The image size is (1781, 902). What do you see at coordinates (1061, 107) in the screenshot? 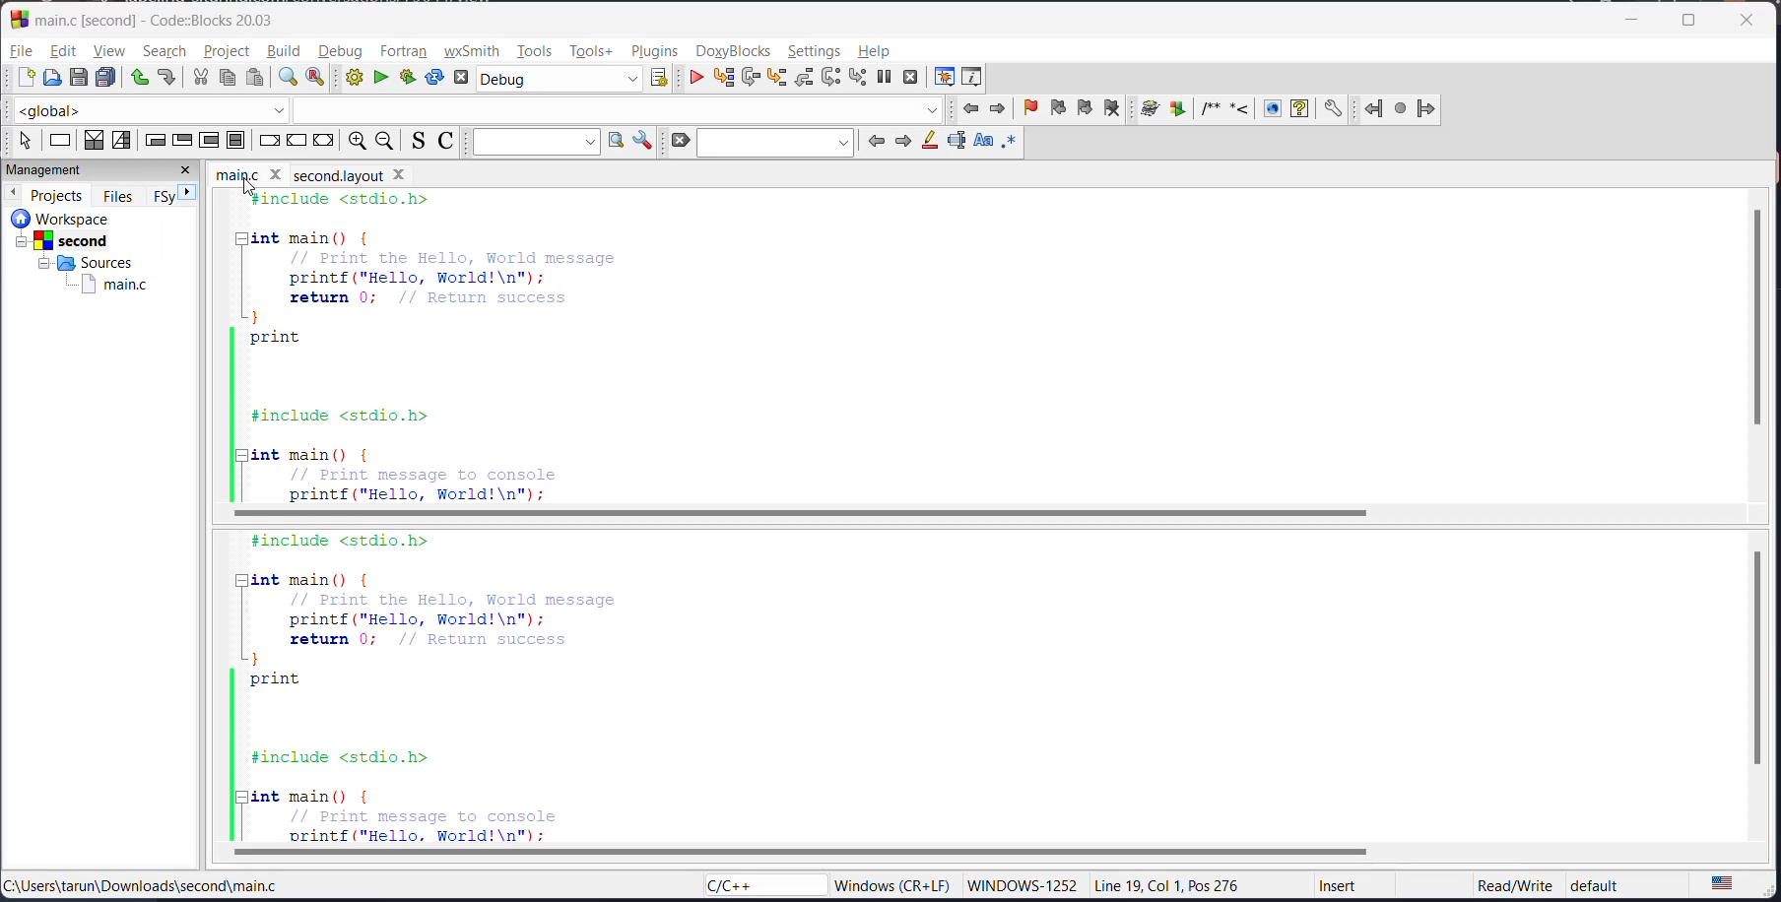
I see `previous bookmark` at bounding box center [1061, 107].